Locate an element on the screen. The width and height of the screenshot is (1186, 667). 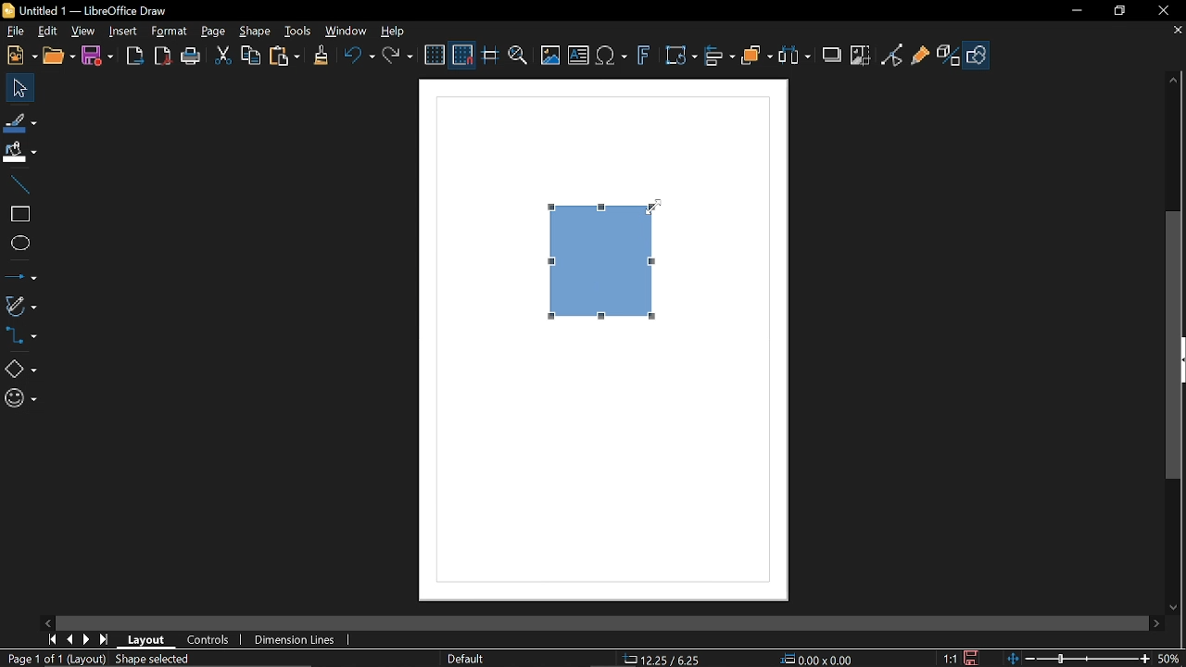
export is located at coordinates (136, 56).